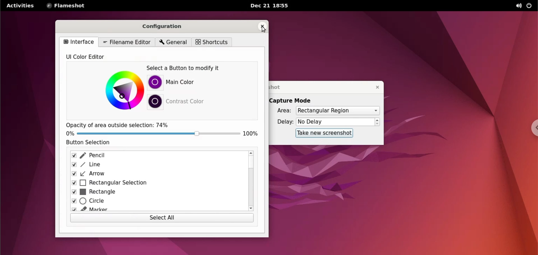 Image resolution: width=538 pixels, height=255 pixels. What do you see at coordinates (188, 68) in the screenshot?
I see `select a button to modify it` at bounding box center [188, 68].